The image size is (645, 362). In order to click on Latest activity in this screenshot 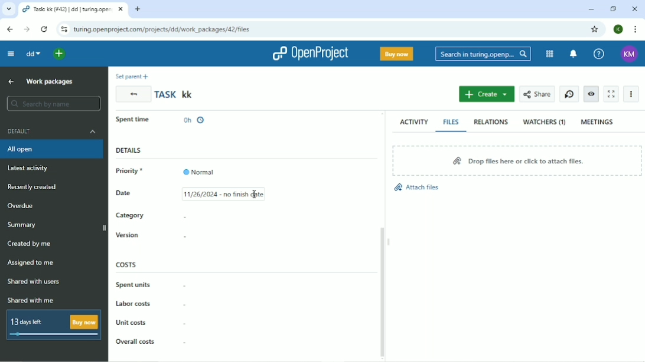, I will do `click(30, 169)`.